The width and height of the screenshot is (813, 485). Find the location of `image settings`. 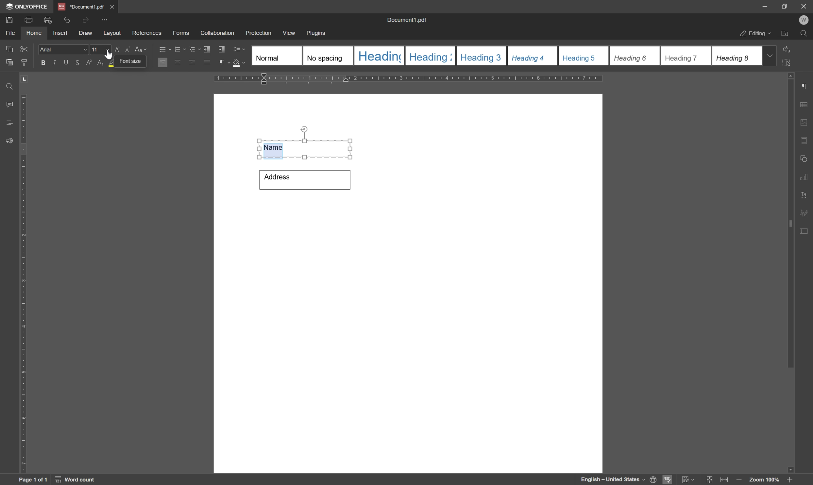

image settings is located at coordinates (806, 124).